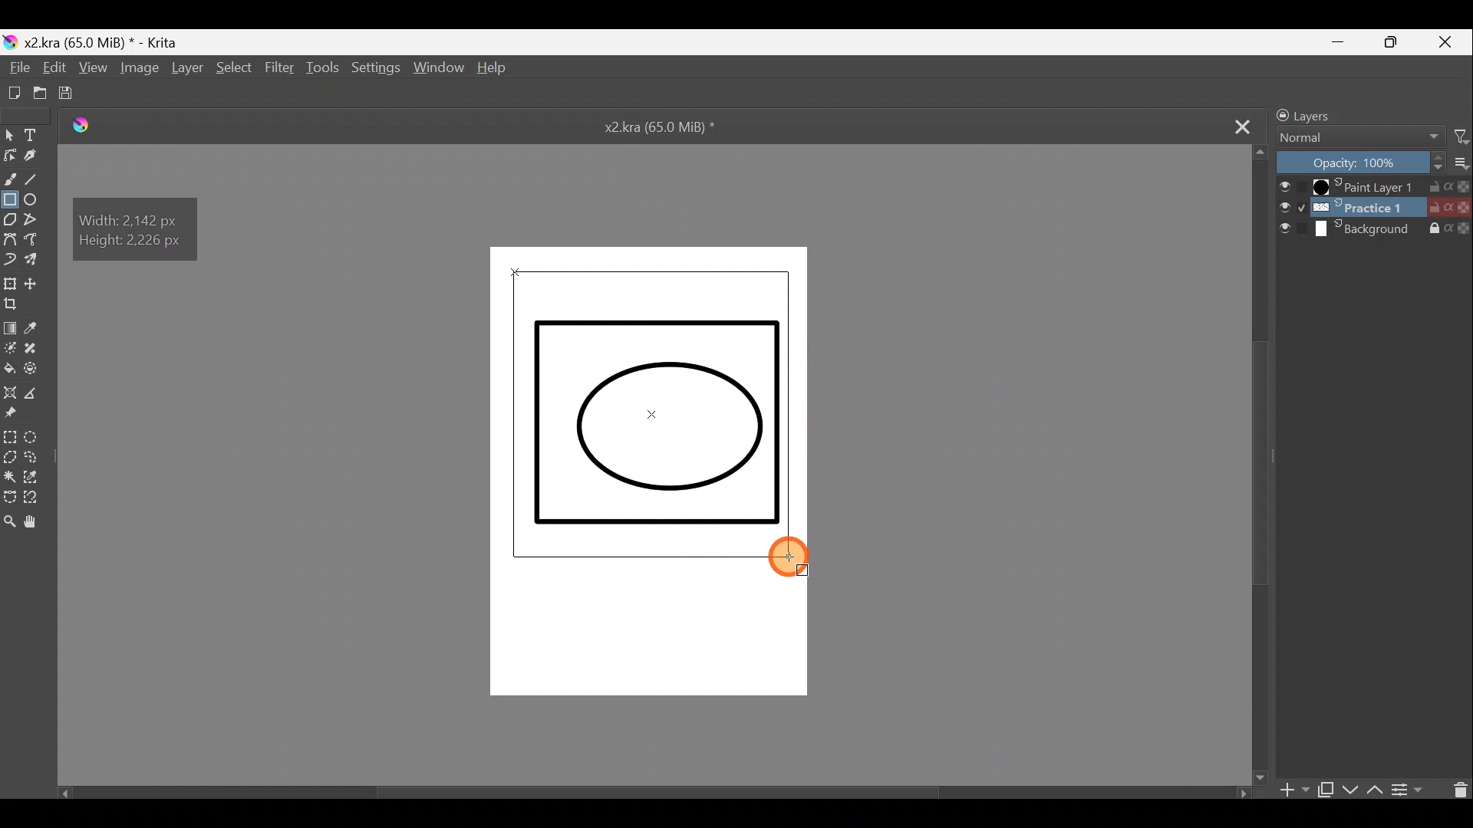  I want to click on Scroll bar, so click(661, 791).